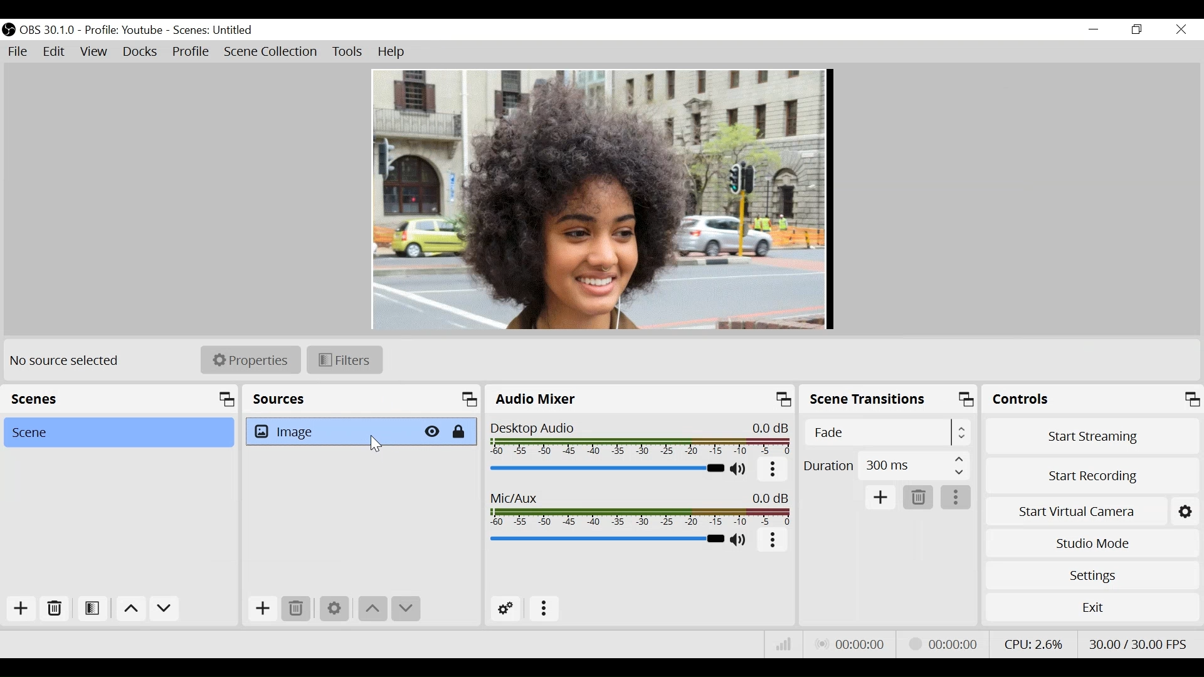 Image resolution: width=1204 pixels, height=677 pixels. What do you see at coordinates (123, 31) in the screenshot?
I see `Profile: Youtube` at bounding box center [123, 31].